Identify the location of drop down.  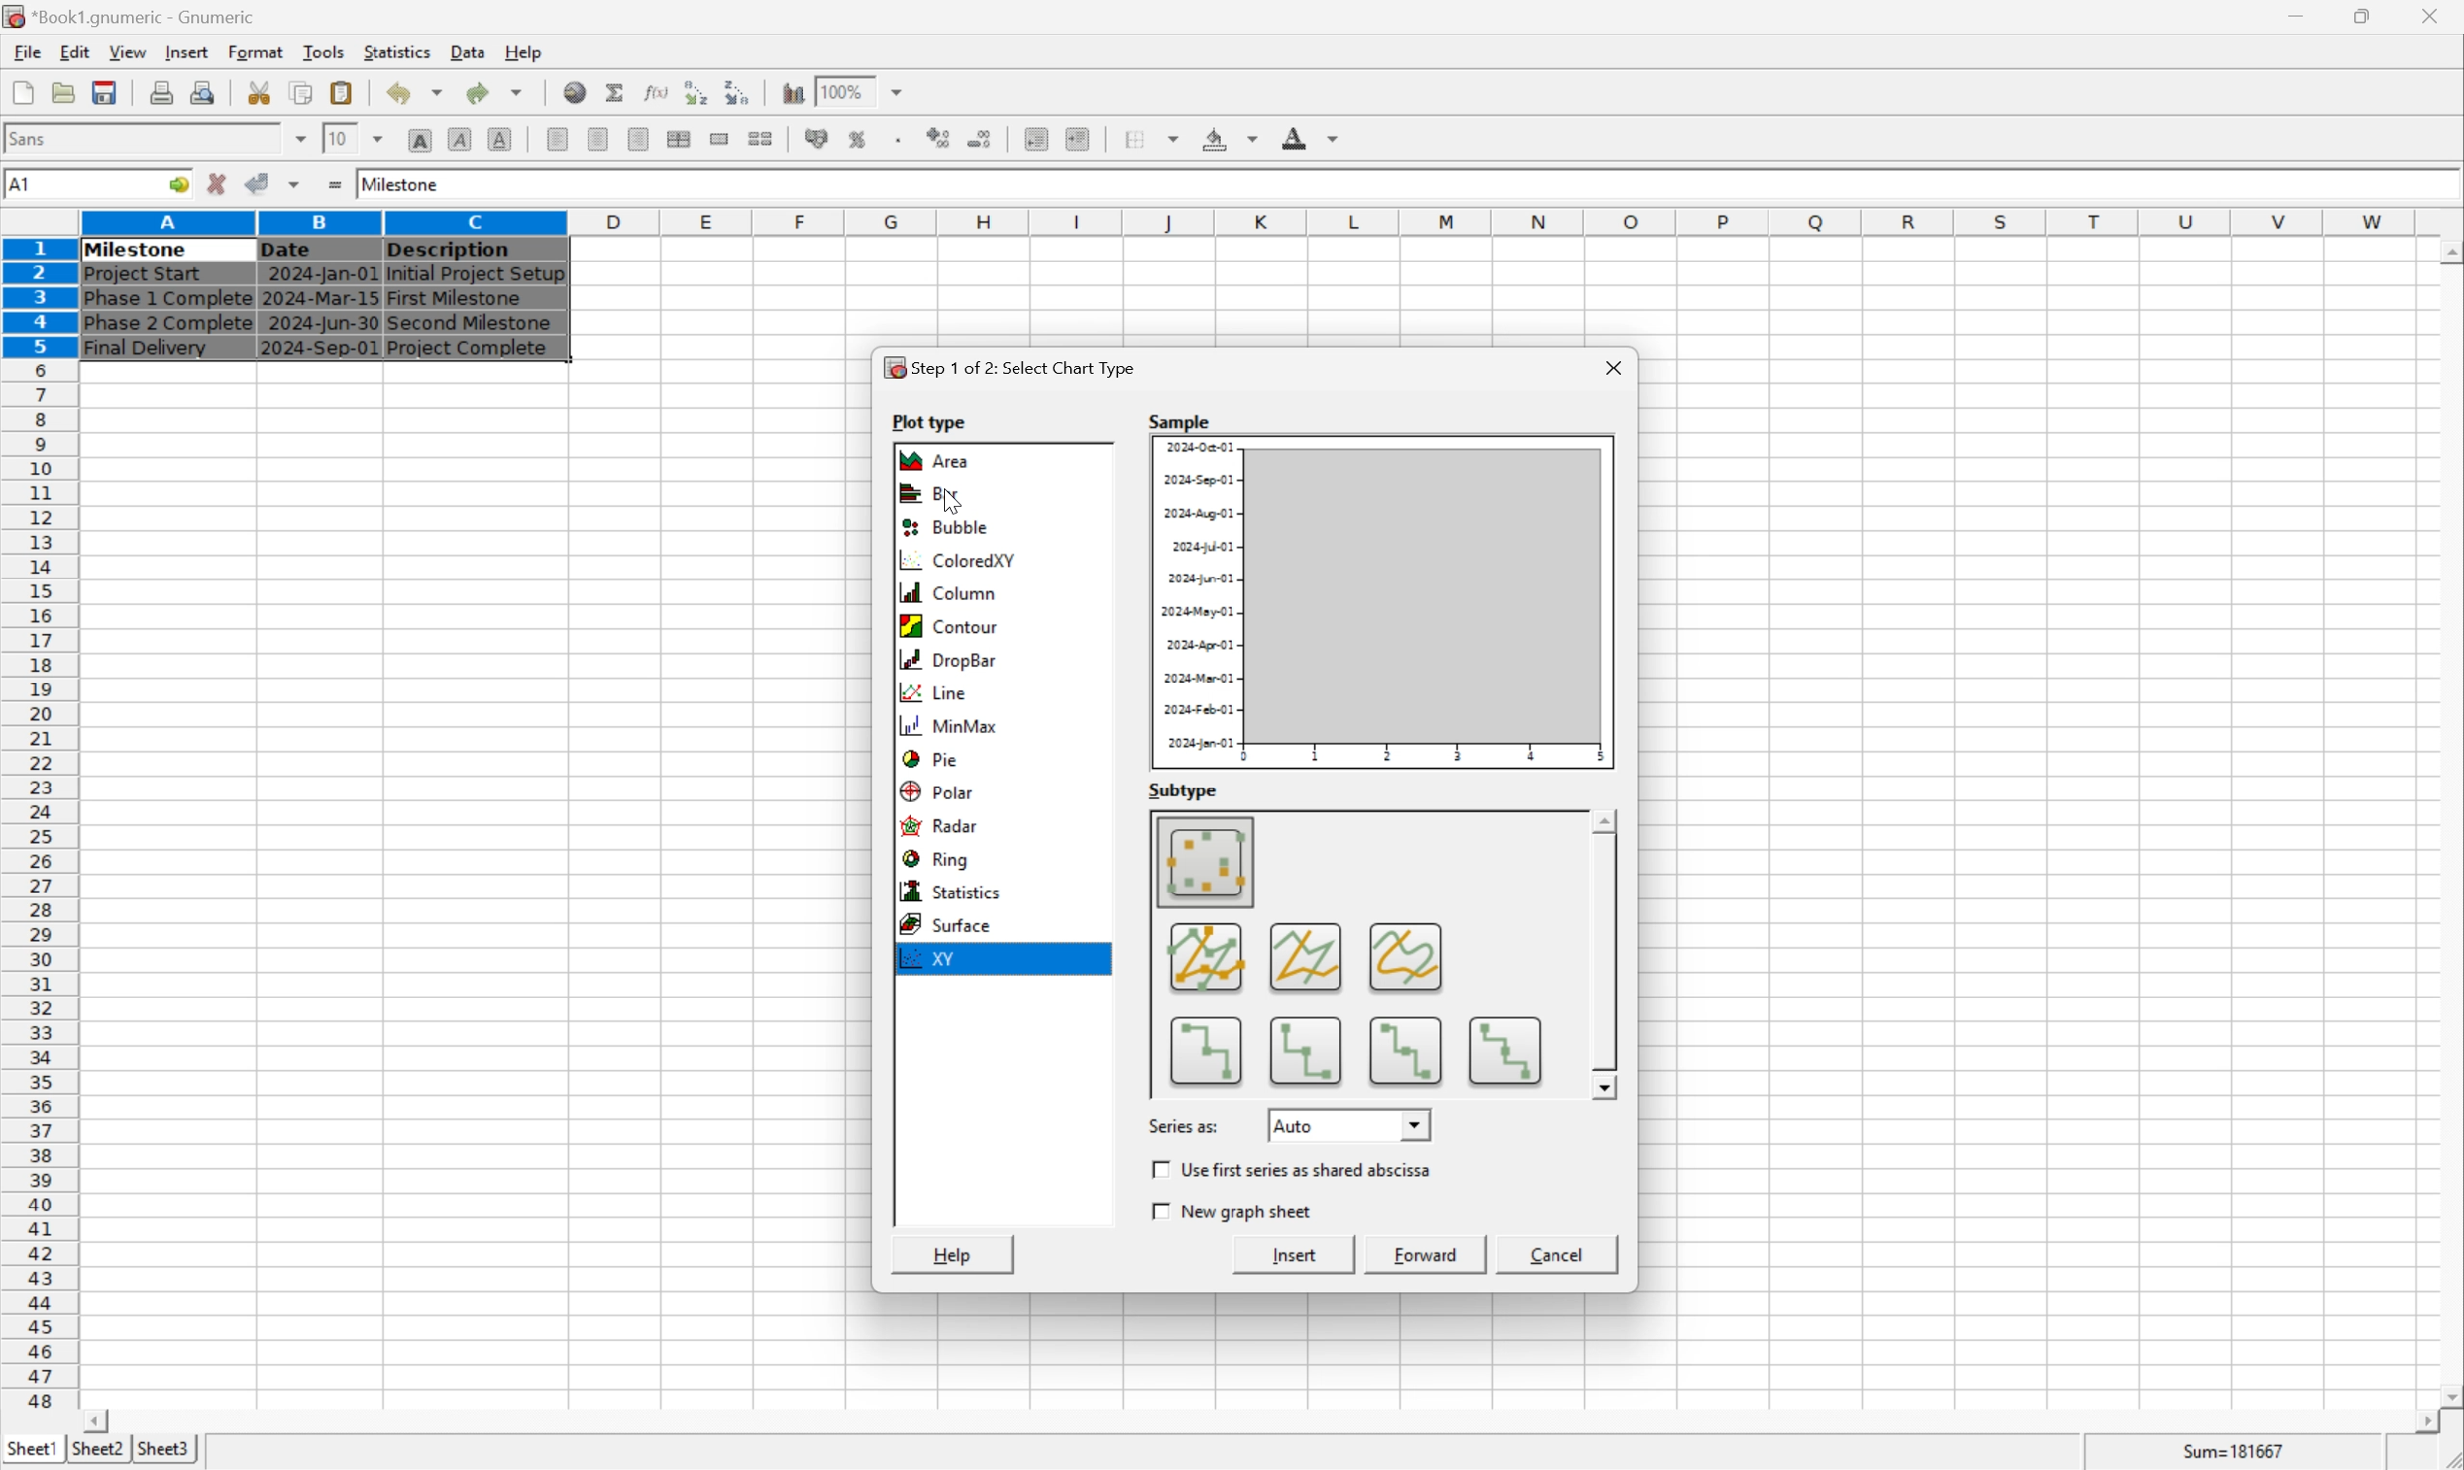
(898, 91).